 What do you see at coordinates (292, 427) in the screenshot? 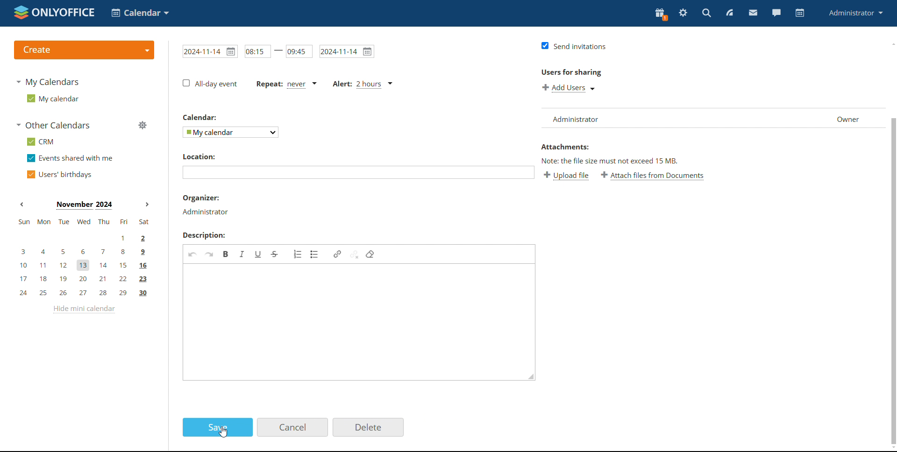
I see `cancel` at bounding box center [292, 427].